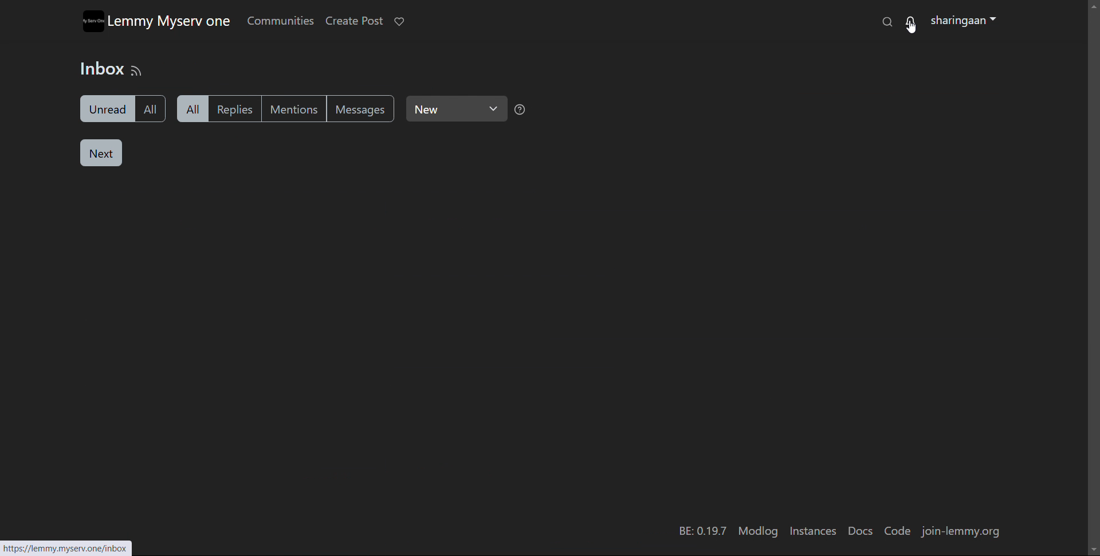  What do you see at coordinates (280, 20) in the screenshot?
I see `communities` at bounding box center [280, 20].